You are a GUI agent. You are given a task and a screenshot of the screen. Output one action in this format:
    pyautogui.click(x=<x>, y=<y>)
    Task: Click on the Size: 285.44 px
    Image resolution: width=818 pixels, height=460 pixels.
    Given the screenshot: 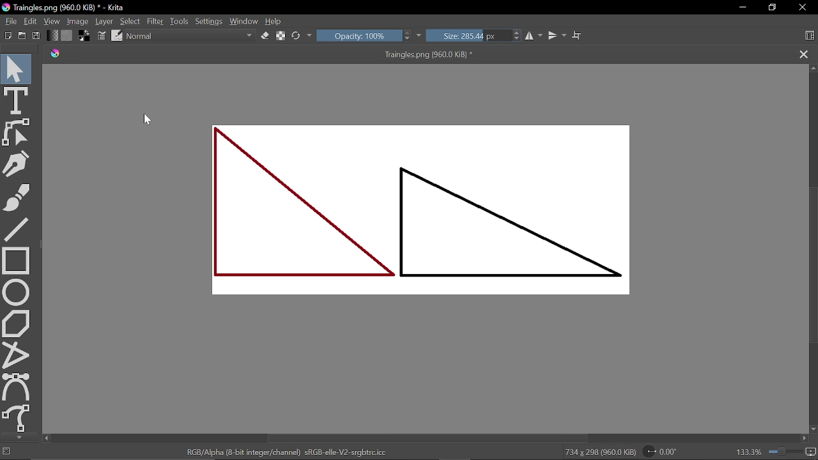 What is the action you would take?
    pyautogui.click(x=468, y=35)
    